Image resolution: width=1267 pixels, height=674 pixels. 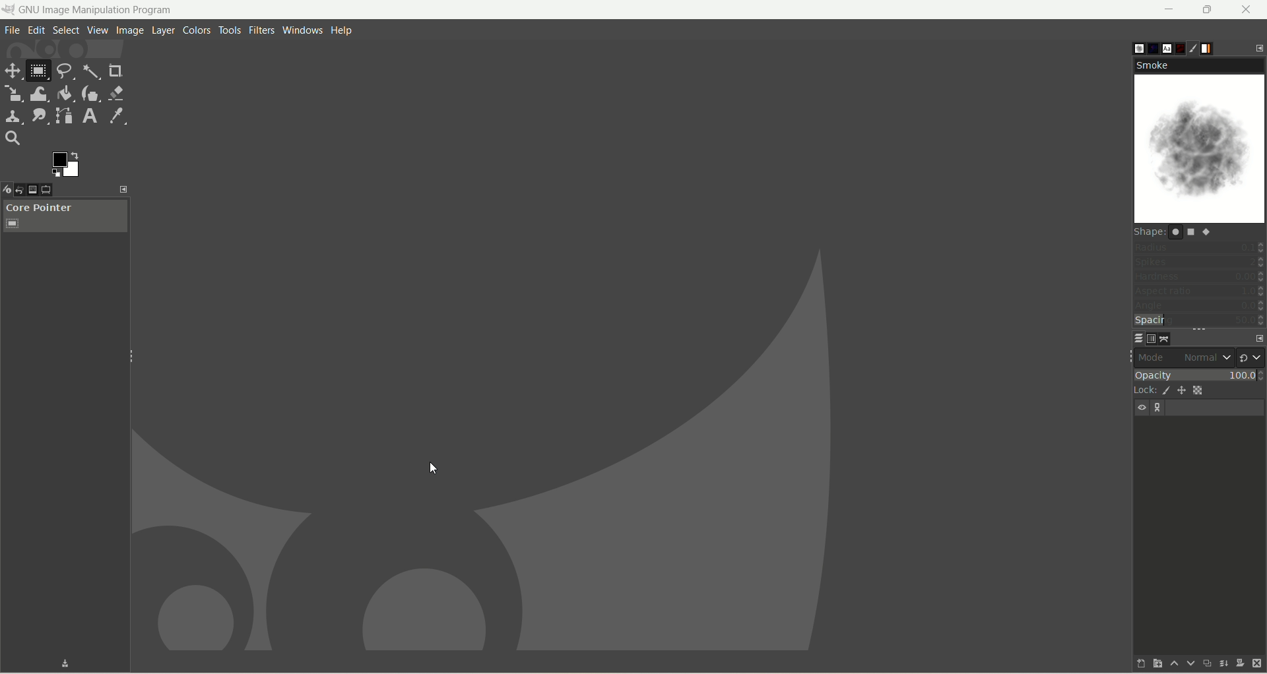 I want to click on brush, so click(x=1130, y=46).